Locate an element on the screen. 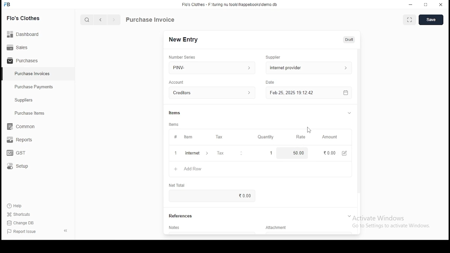 The width and height of the screenshot is (450, 253). common is located at coordinates (23, 126).